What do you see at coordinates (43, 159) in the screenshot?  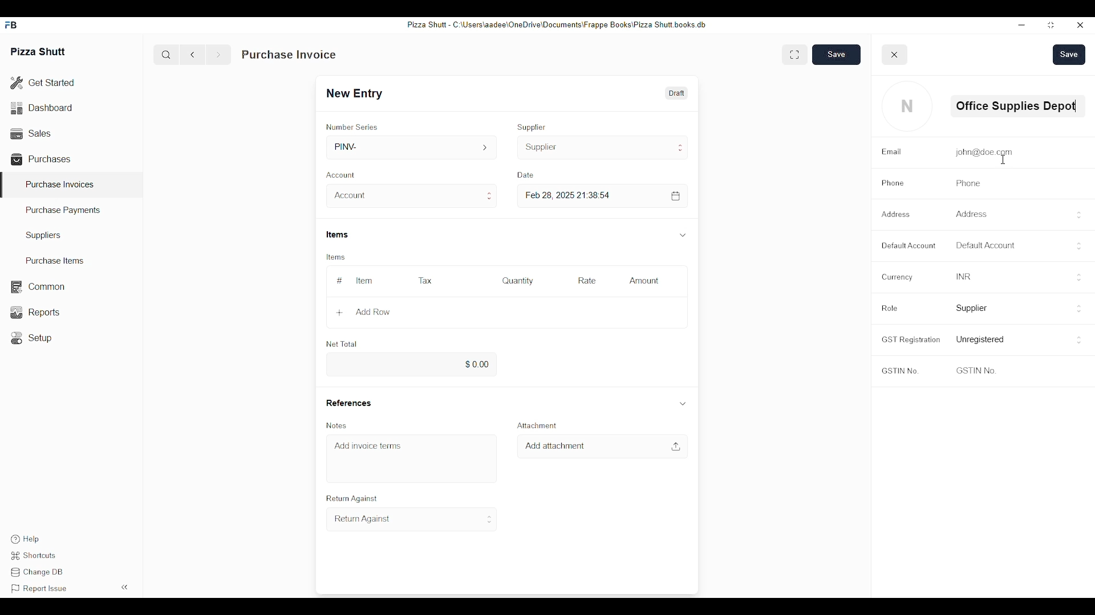 I see `Purchases` at bounding box center [43, 159].